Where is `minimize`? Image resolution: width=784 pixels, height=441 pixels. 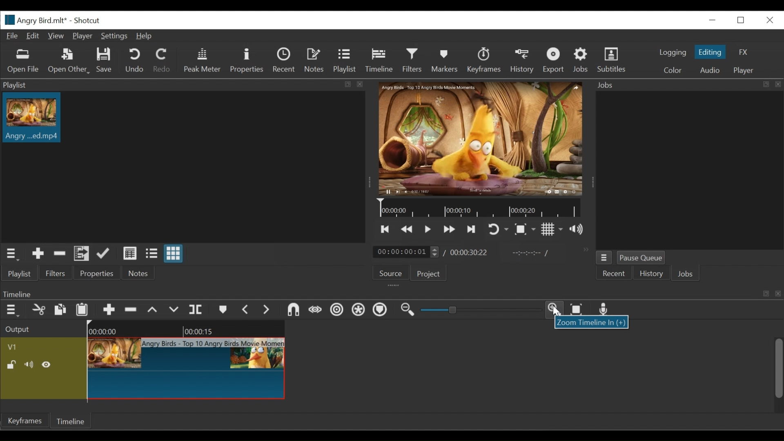 minimize is located at coordinates (713, 19).